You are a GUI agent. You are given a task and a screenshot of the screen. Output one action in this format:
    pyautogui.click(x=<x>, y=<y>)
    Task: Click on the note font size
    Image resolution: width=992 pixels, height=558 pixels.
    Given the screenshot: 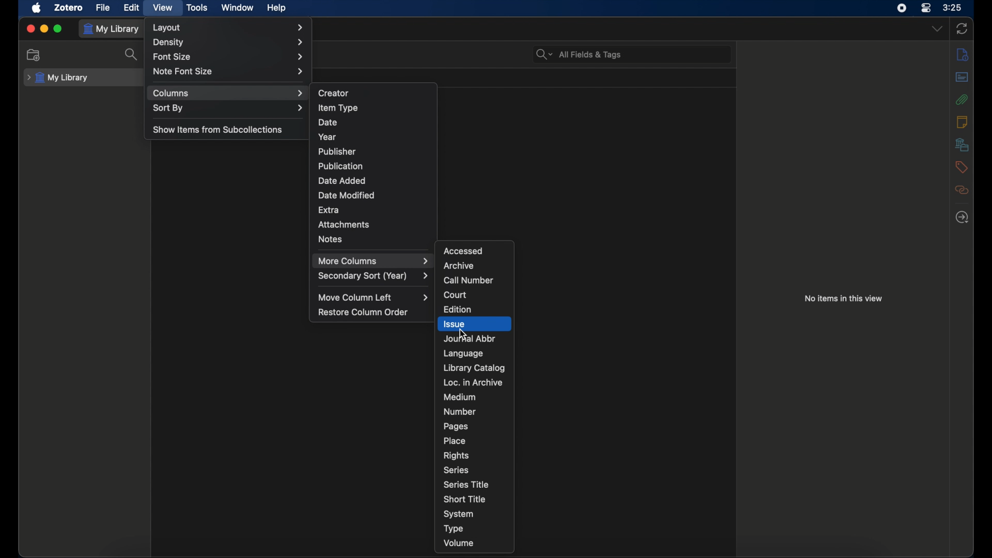 What is the action you would take?
    pyautogui.click(x=227, y=71)
    